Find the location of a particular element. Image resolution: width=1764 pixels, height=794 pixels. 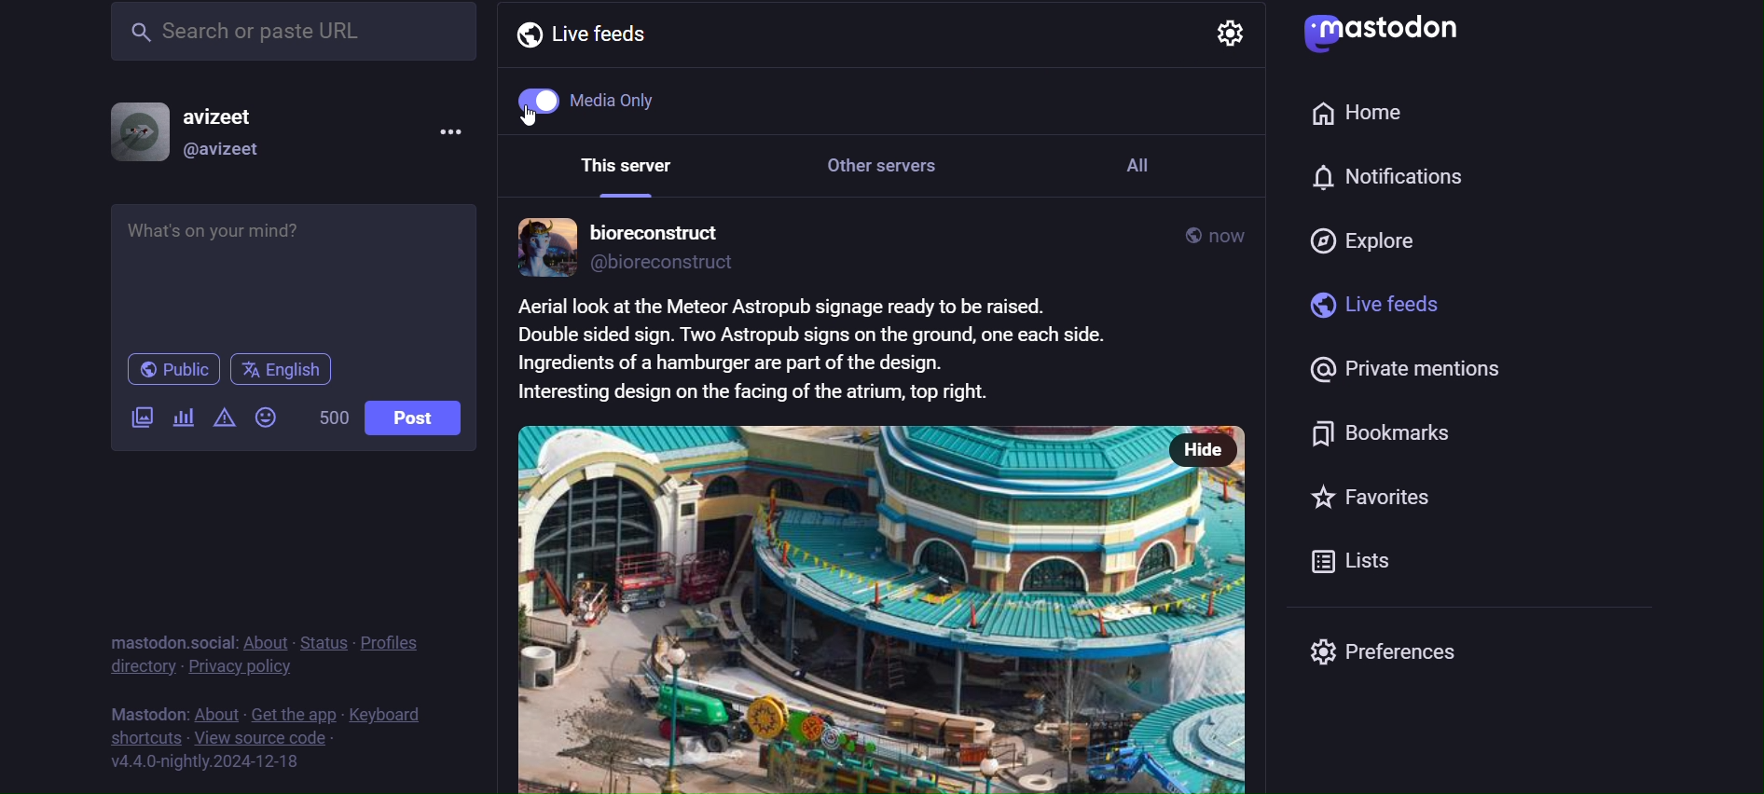

Aerial look at the Meteor Astropub signage ready to be raised.
Double sided sign. Two Astropub signs on the ground, one each side.
Ingredients of a hamburger are part of the design.

Interesting design on the facing of the atrium, top right. is located at coordinates (827, 352).